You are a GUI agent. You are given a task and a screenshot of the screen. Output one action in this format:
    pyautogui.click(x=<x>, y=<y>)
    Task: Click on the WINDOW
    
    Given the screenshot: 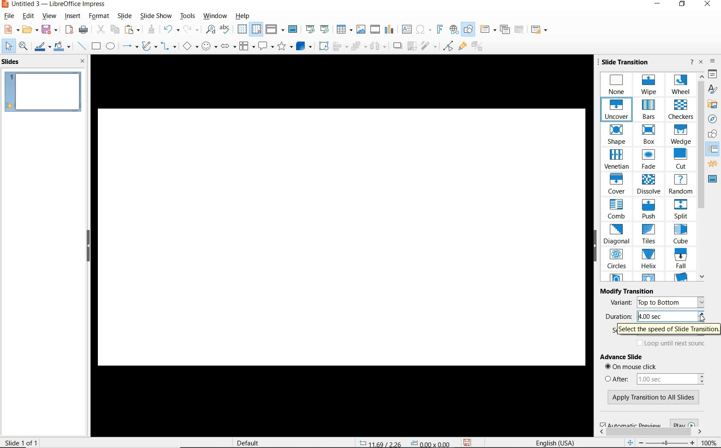 What is the action you would take?
    pyautogui.click(x=215, y=15)
    